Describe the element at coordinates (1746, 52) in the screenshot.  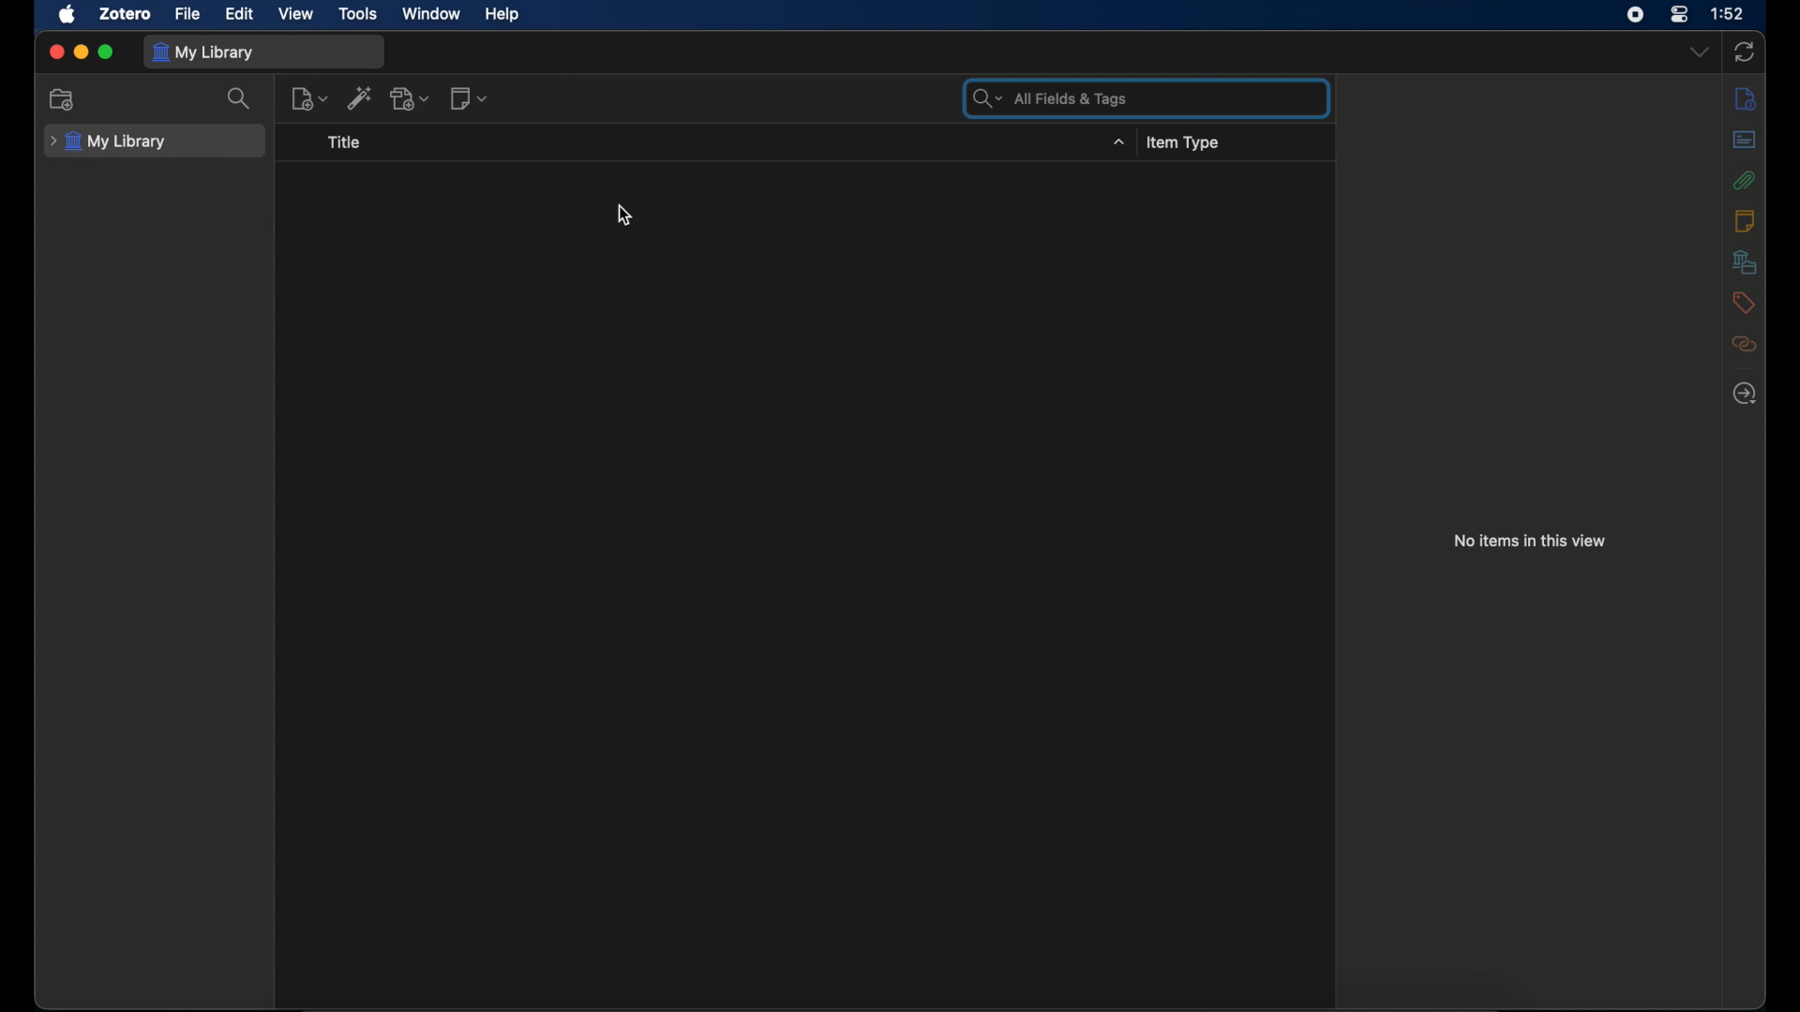
I see `sync` at that location.